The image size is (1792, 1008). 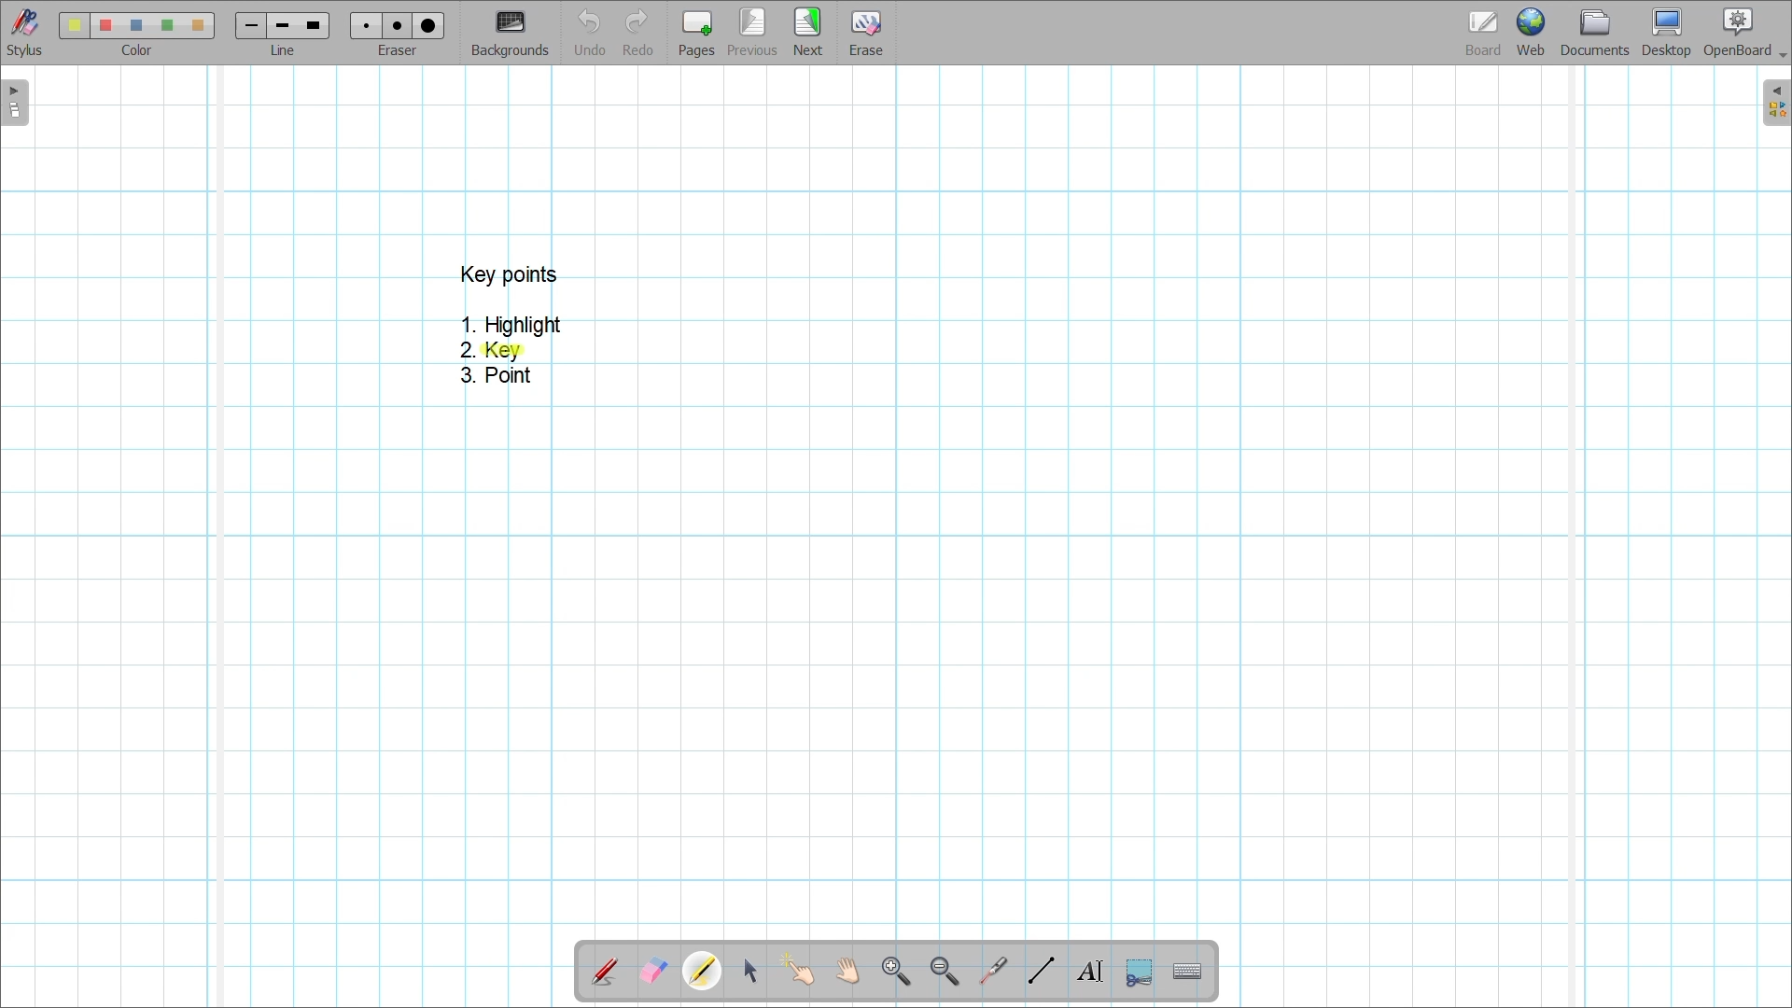 I want to click on Draw lines, so click(x=1041, y=971).